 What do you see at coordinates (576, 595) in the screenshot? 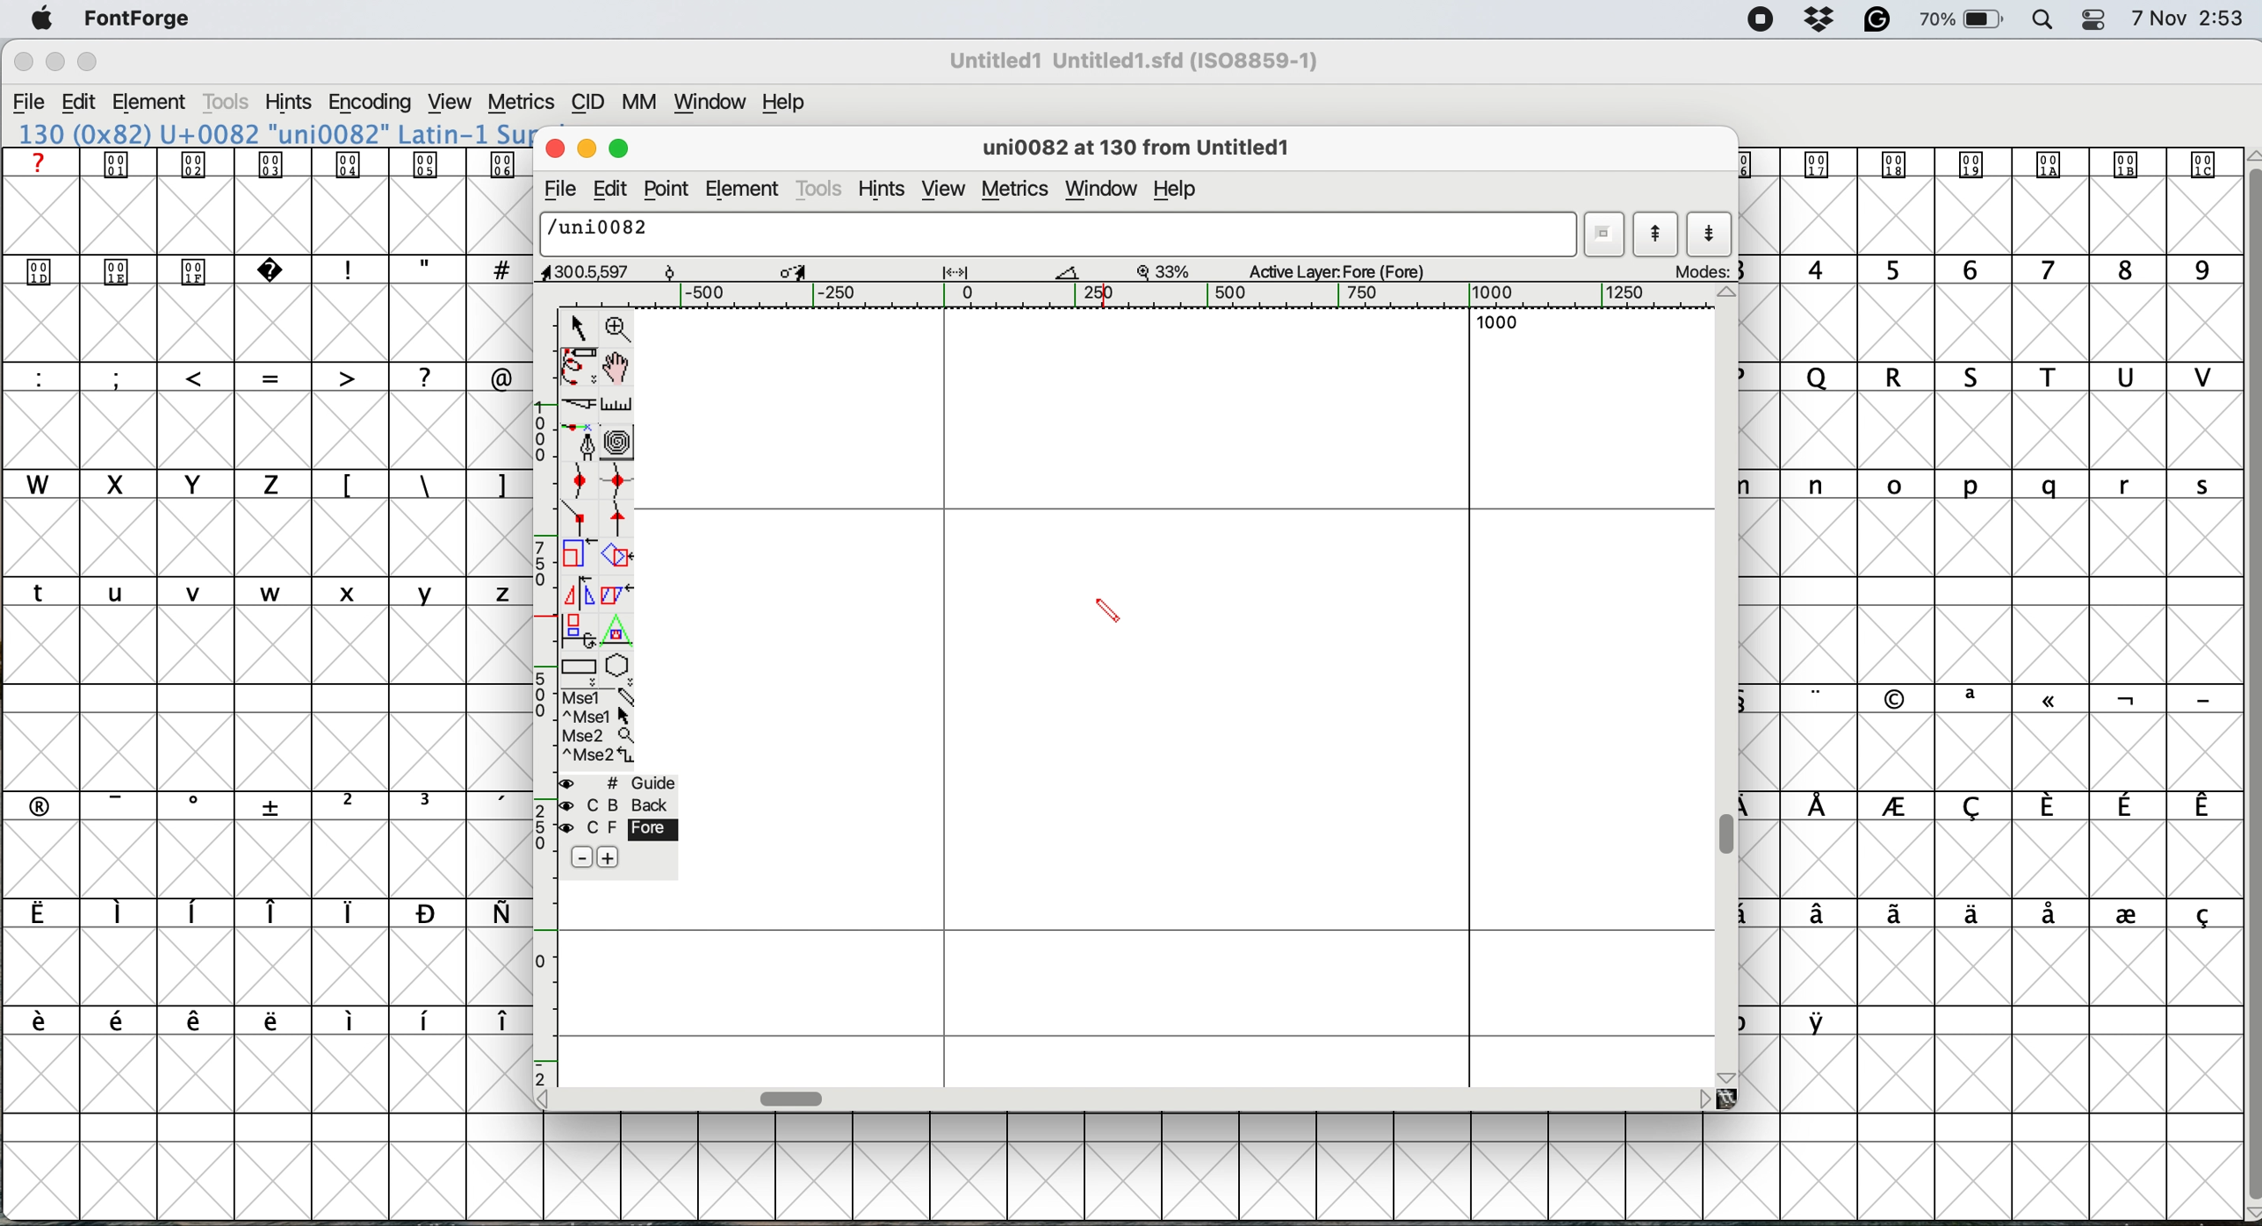
I see `flip selection` at bounding box center [576, 595].